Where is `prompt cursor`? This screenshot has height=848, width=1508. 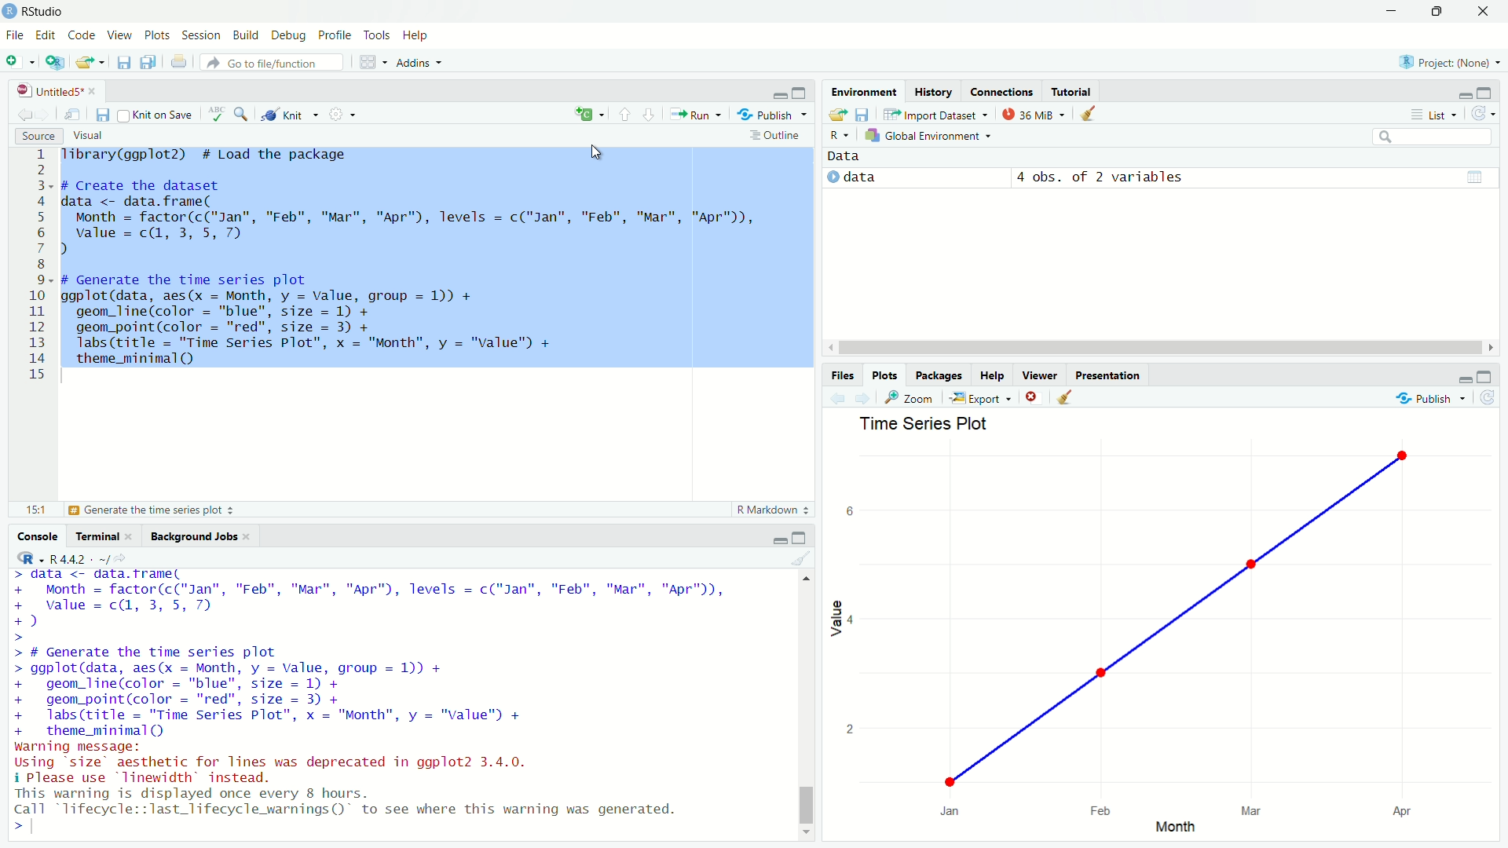 prompt cursor is located at coordinates (10, 825).